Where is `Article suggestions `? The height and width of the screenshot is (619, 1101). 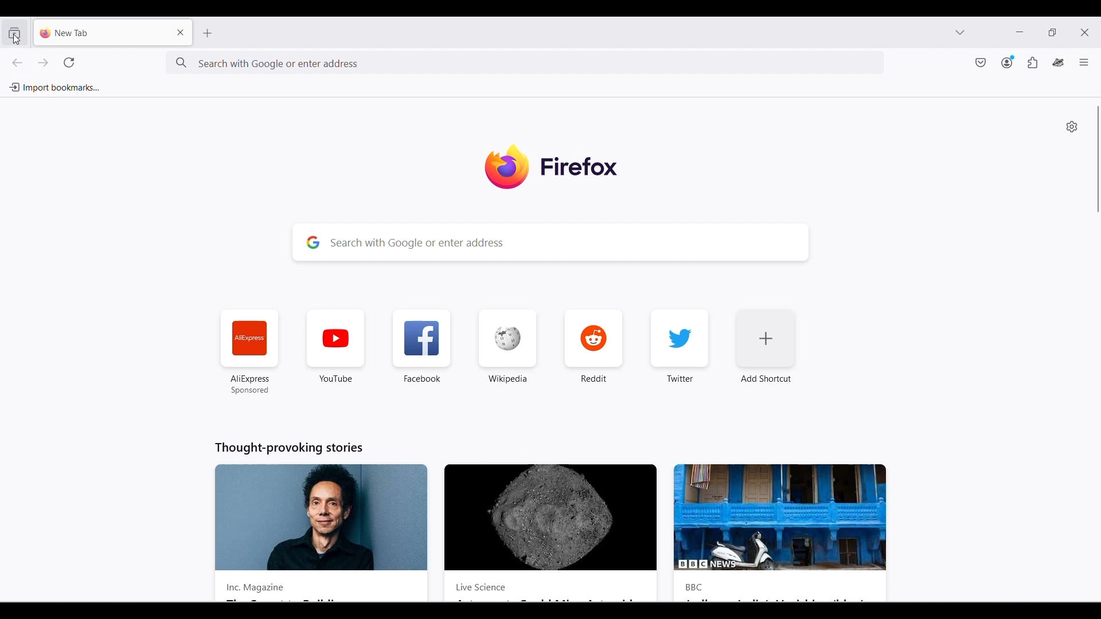
Article suggestions  is located at coordinates (549, 521).